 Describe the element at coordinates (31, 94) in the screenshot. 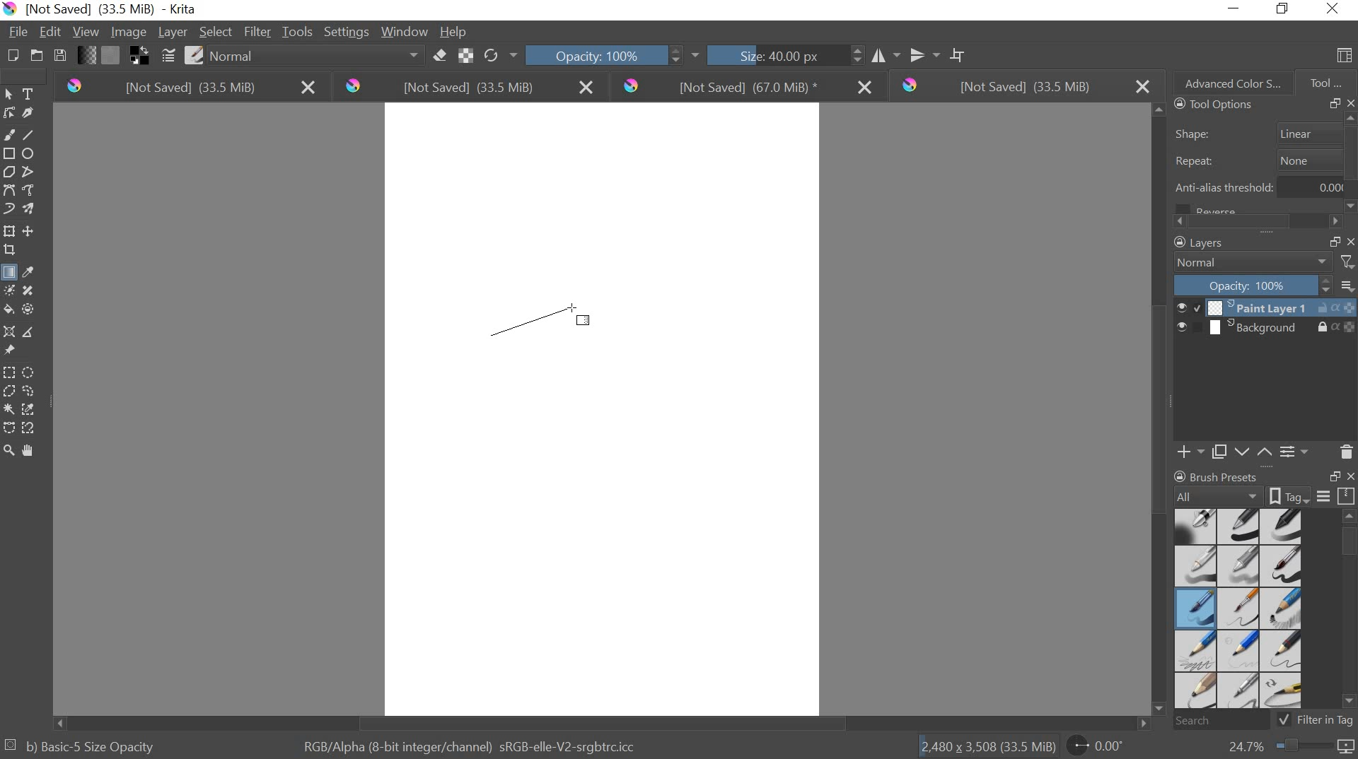

I see `text` at that location.